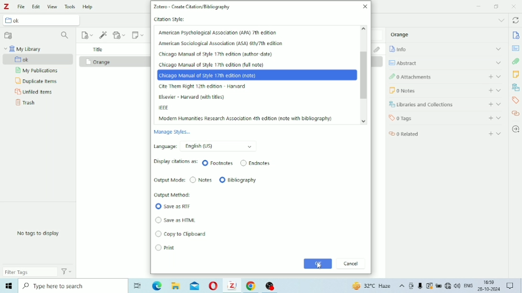 The image size is (522, 293). Describe the element at coordinates (365, 7) in the screenshot. I see `Close` at that location.